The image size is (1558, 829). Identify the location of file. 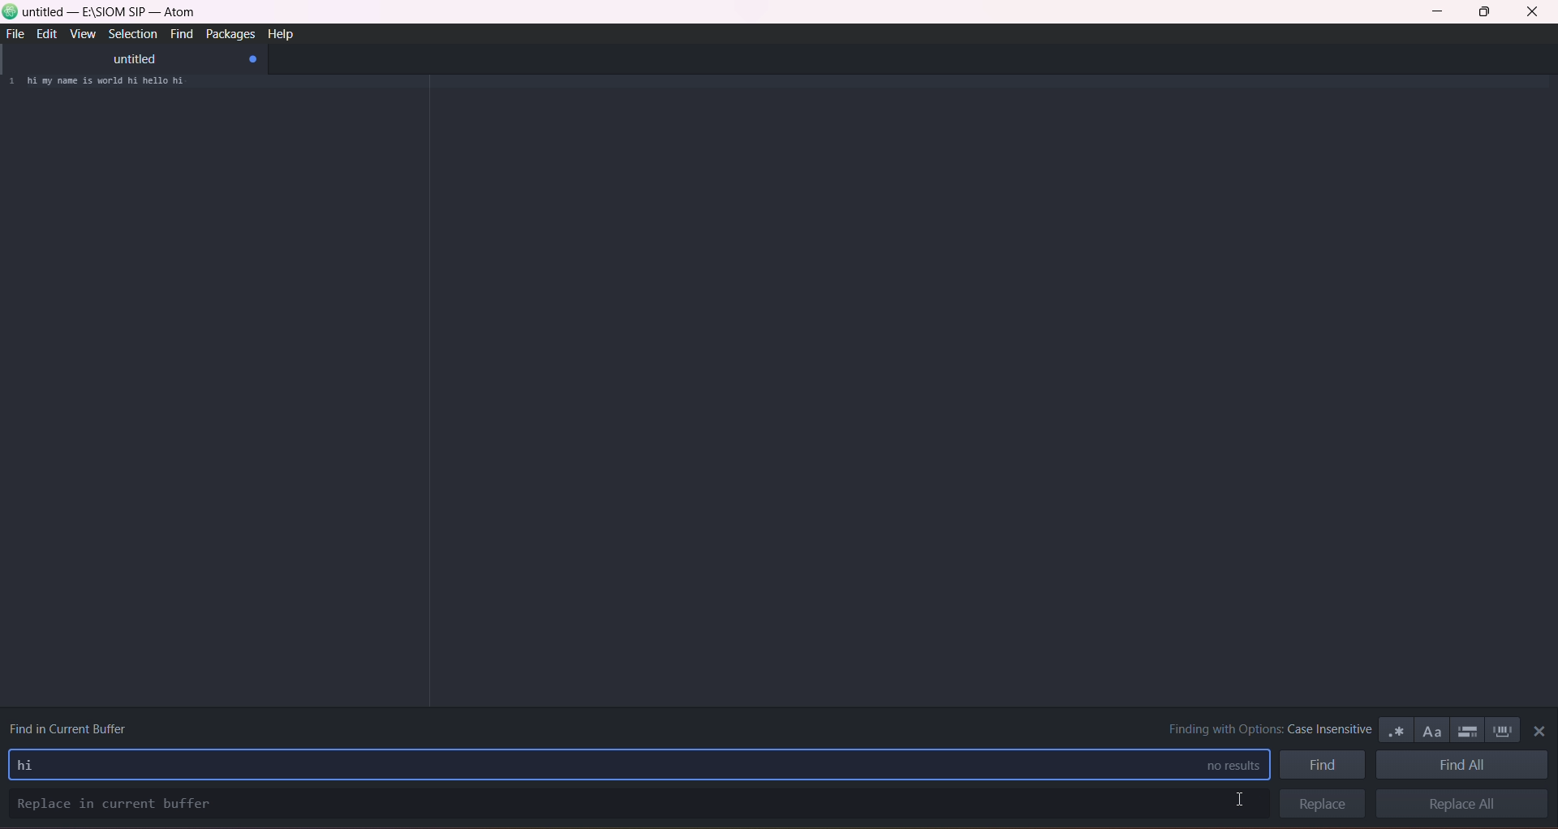
(17, 34).